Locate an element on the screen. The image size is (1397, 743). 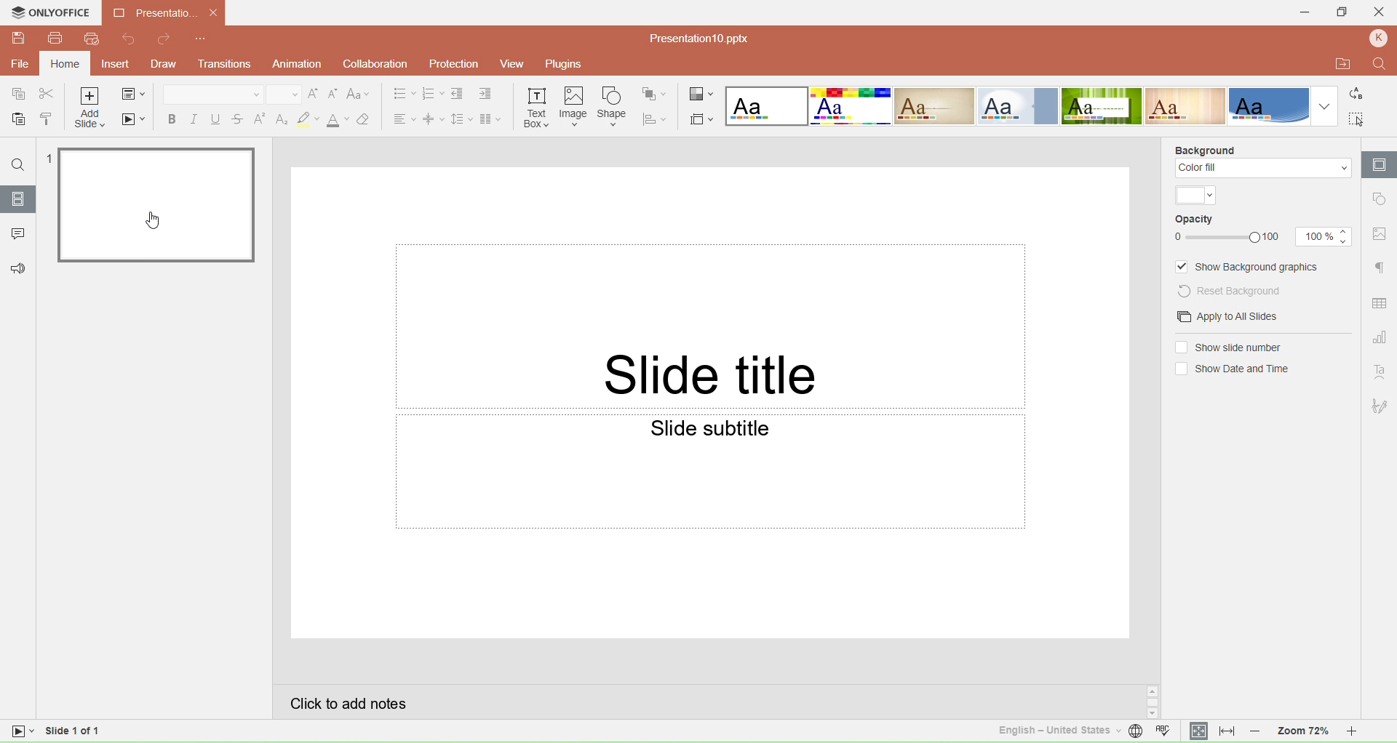
Increase indent is located at coordinates (487, 95).